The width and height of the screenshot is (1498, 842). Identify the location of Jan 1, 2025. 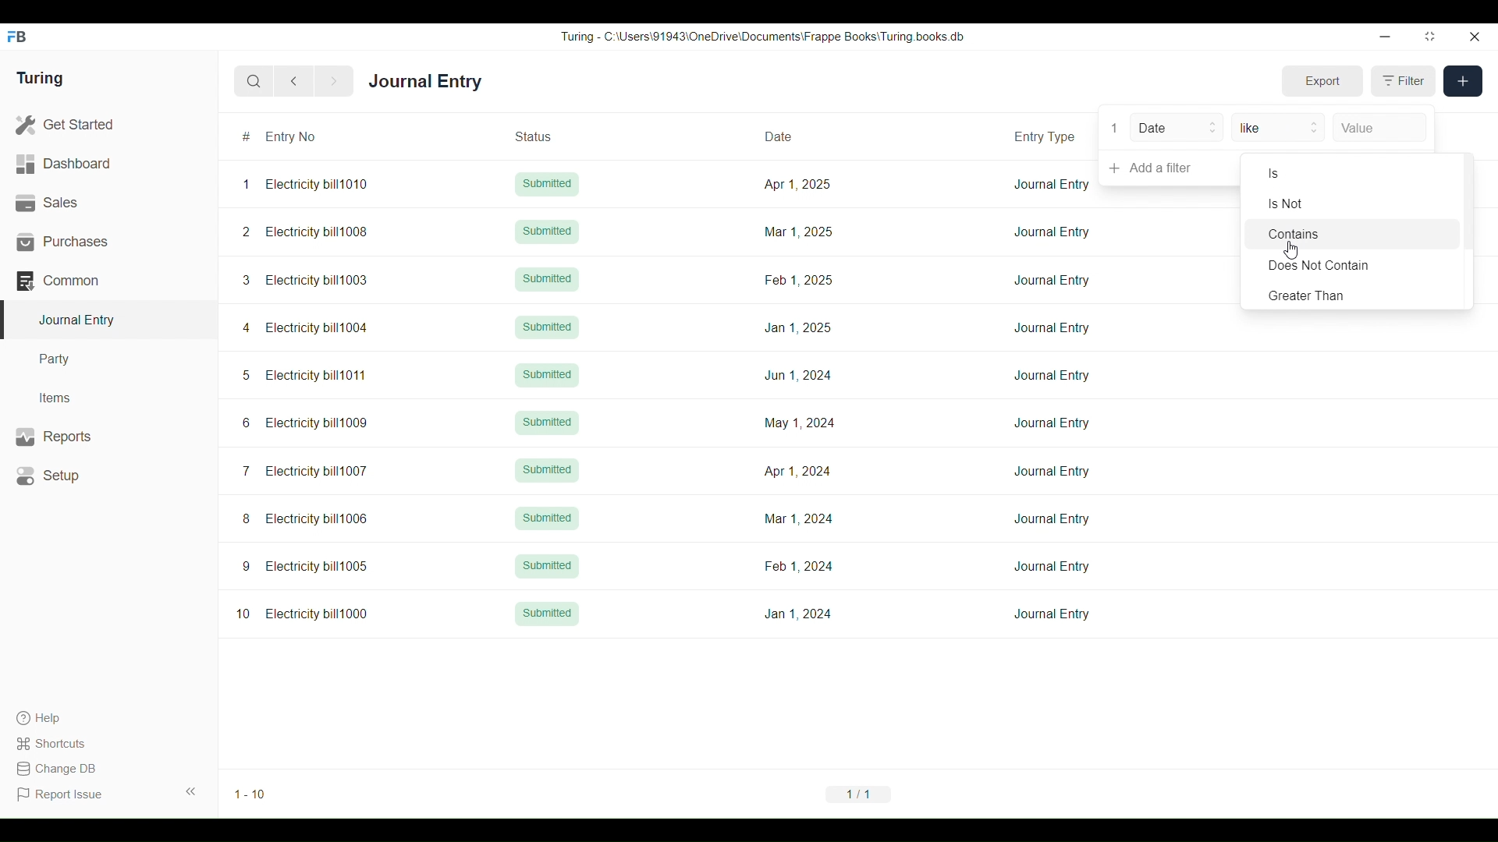
(798, 327).